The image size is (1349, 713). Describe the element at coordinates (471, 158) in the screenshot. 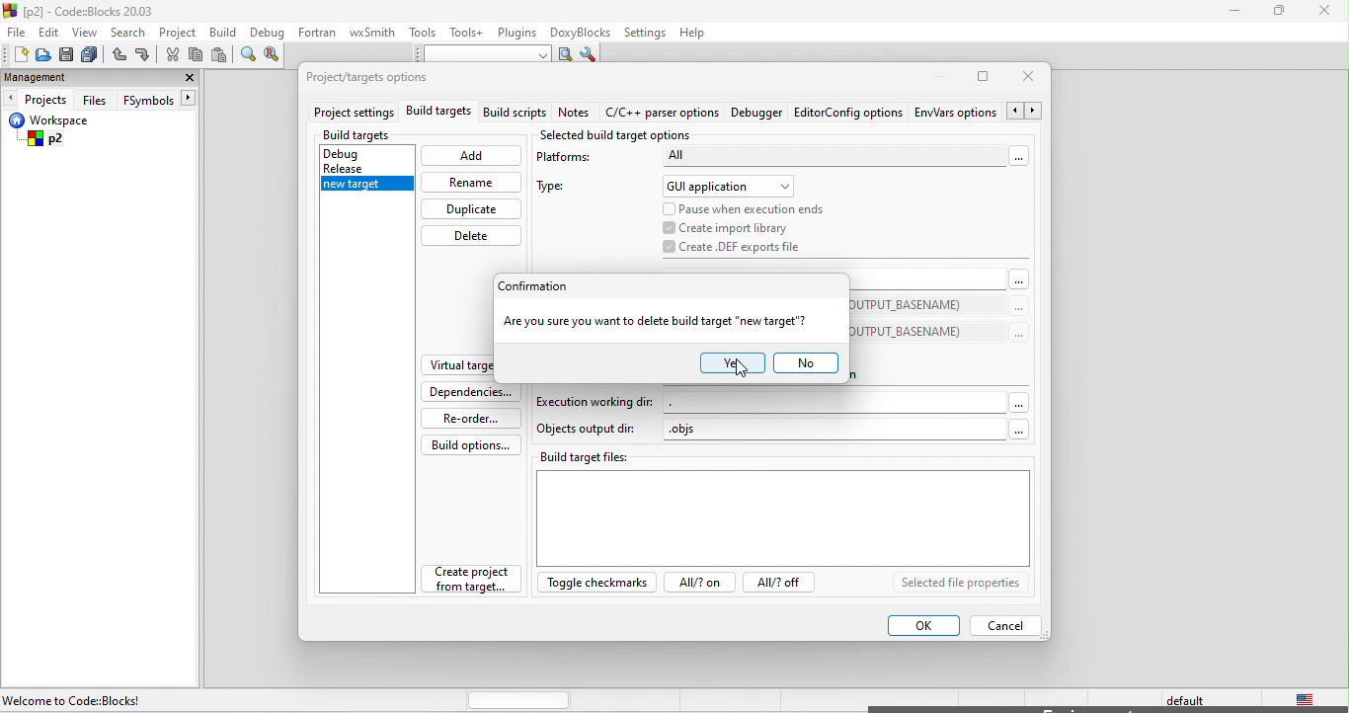

I see `add` at that location.